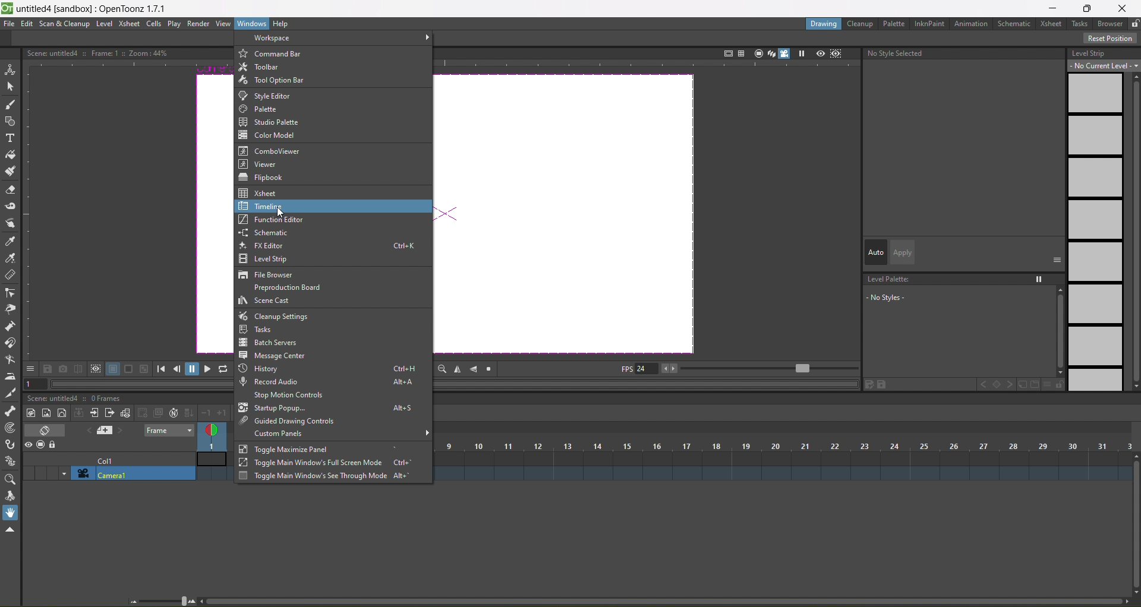  I want to click on file, so click(10, 24).